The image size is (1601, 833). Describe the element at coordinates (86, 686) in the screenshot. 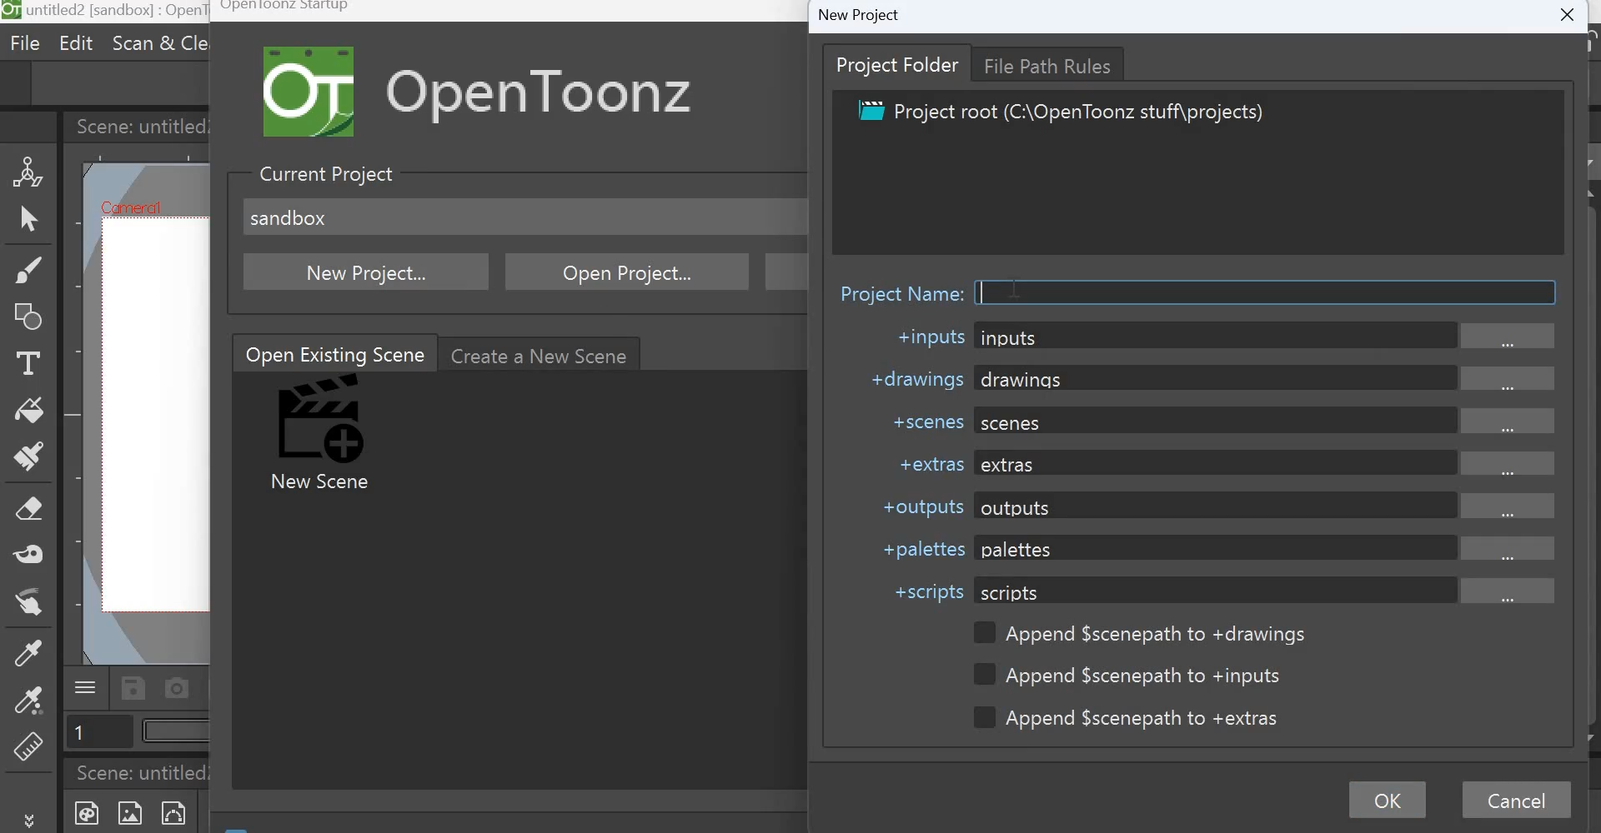

I see `Menu` at that location.